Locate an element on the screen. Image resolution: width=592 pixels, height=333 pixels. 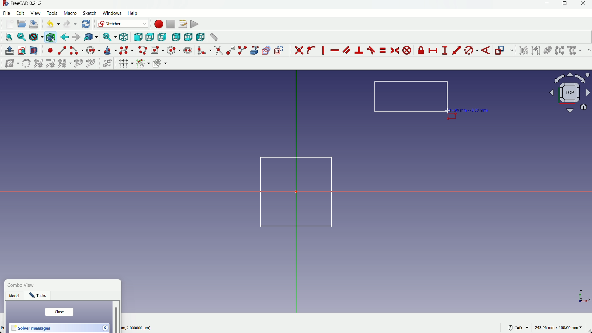
model is located at coordinates (15, 297).